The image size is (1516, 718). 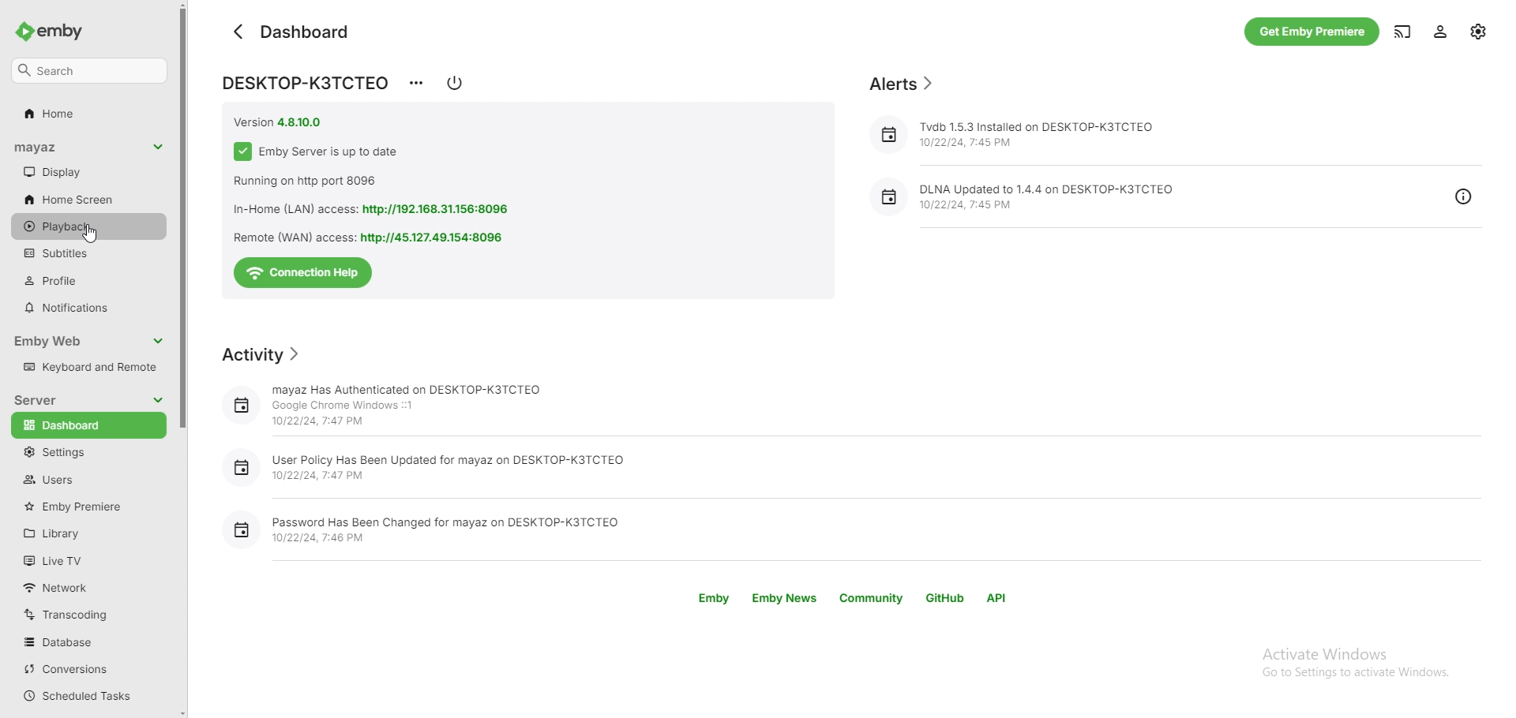 What do you see at coordinates (1443, 31) in the screenshot?
I see `profile` at bounding box center [1443, 31].